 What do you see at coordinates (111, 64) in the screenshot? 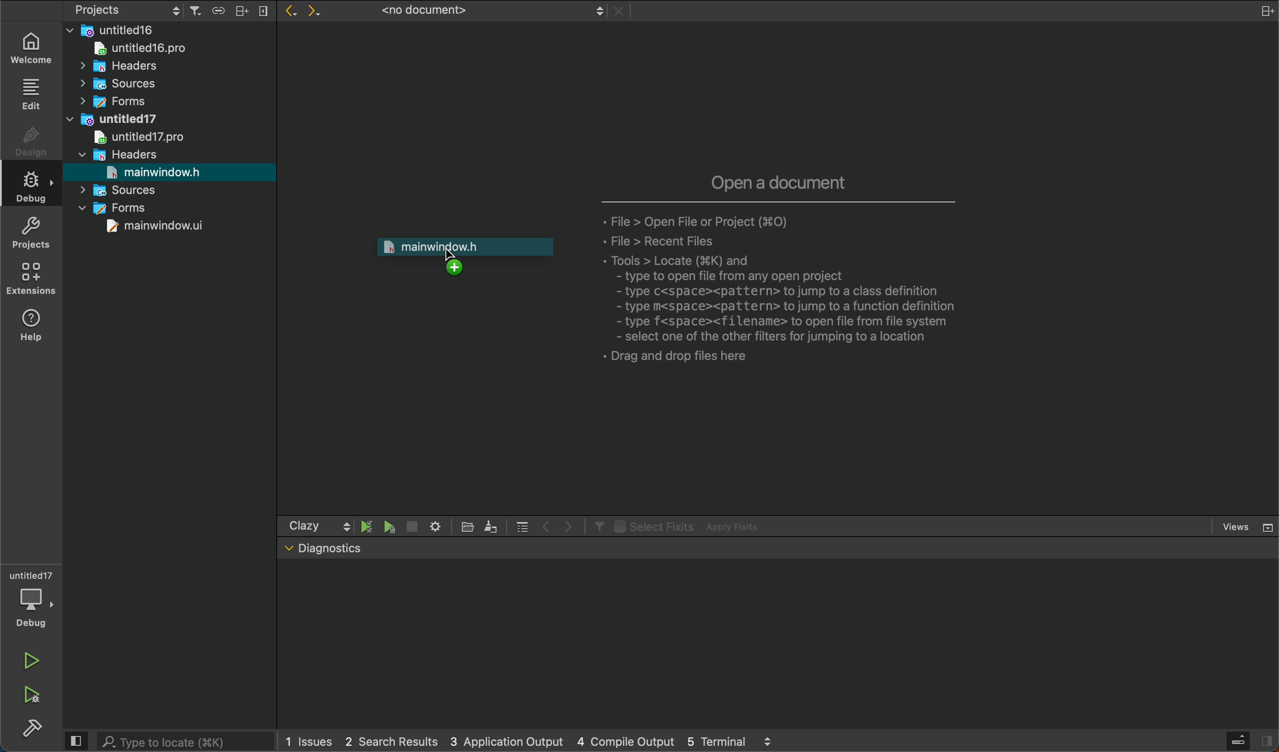
I see `Headers` at bounding box center [111, 64].